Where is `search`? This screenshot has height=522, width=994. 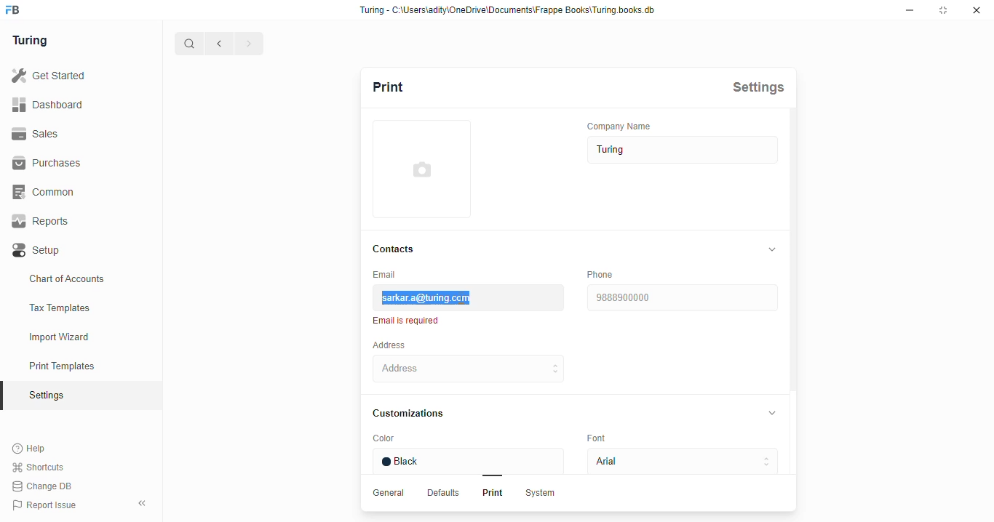 search is located at coordinates (190, 44).